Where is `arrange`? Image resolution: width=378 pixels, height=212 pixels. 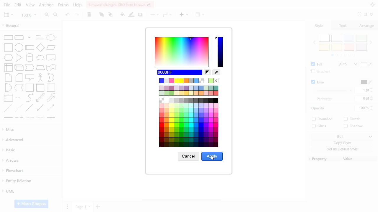 arrange is located at coordinates (367, 26).